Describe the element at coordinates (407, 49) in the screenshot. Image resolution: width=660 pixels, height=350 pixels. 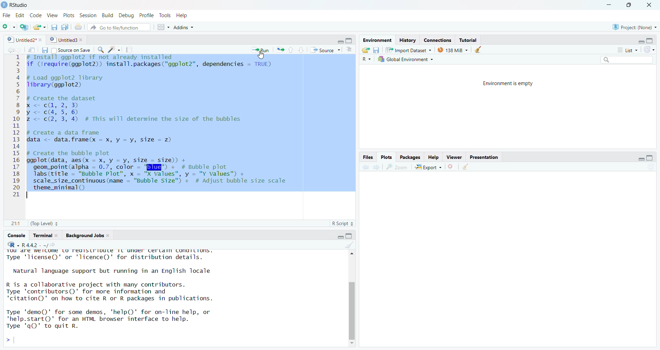
I see `import Dataset ` at that location.